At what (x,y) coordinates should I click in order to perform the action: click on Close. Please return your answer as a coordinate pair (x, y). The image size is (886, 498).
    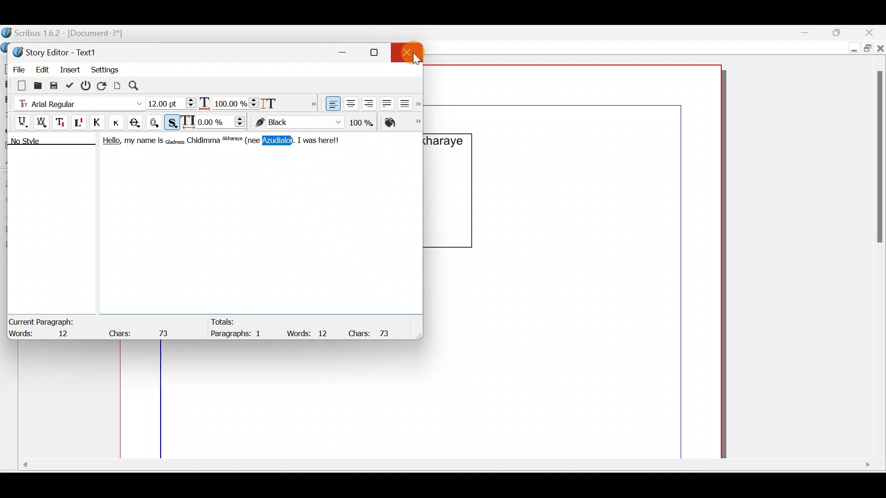
    Looking at the image, I should click on (880, 50).